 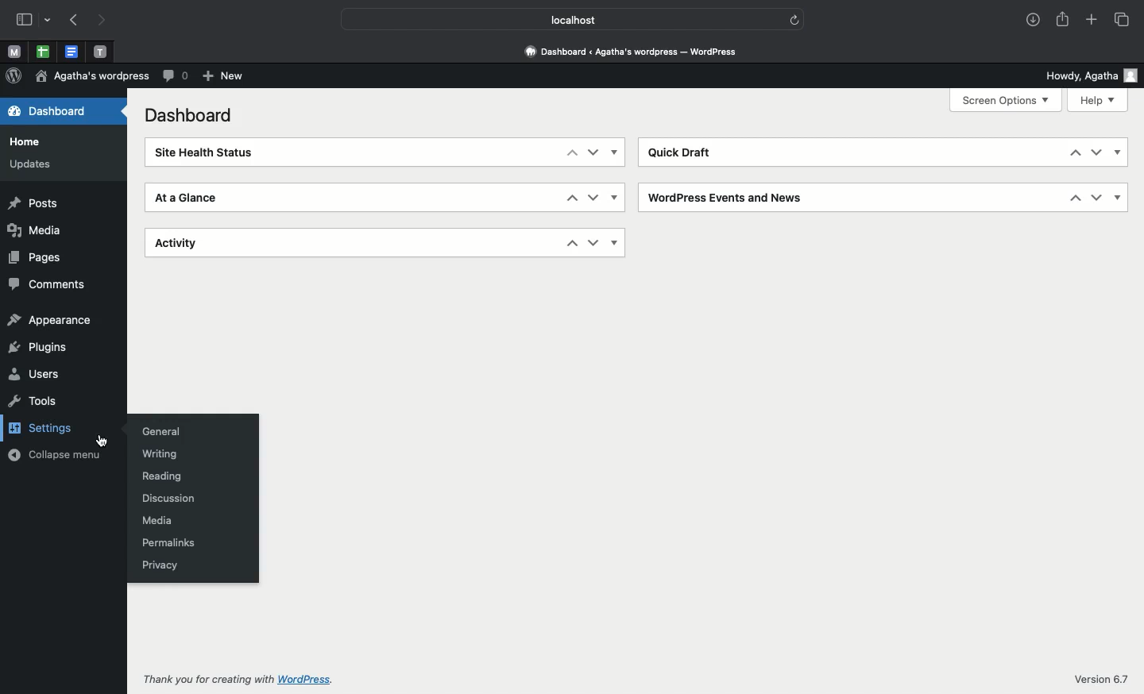 What do you see at coordinates (721, 199) in the screenshot?
I see `Wordpress events and news` at bounding box center [721, 199].